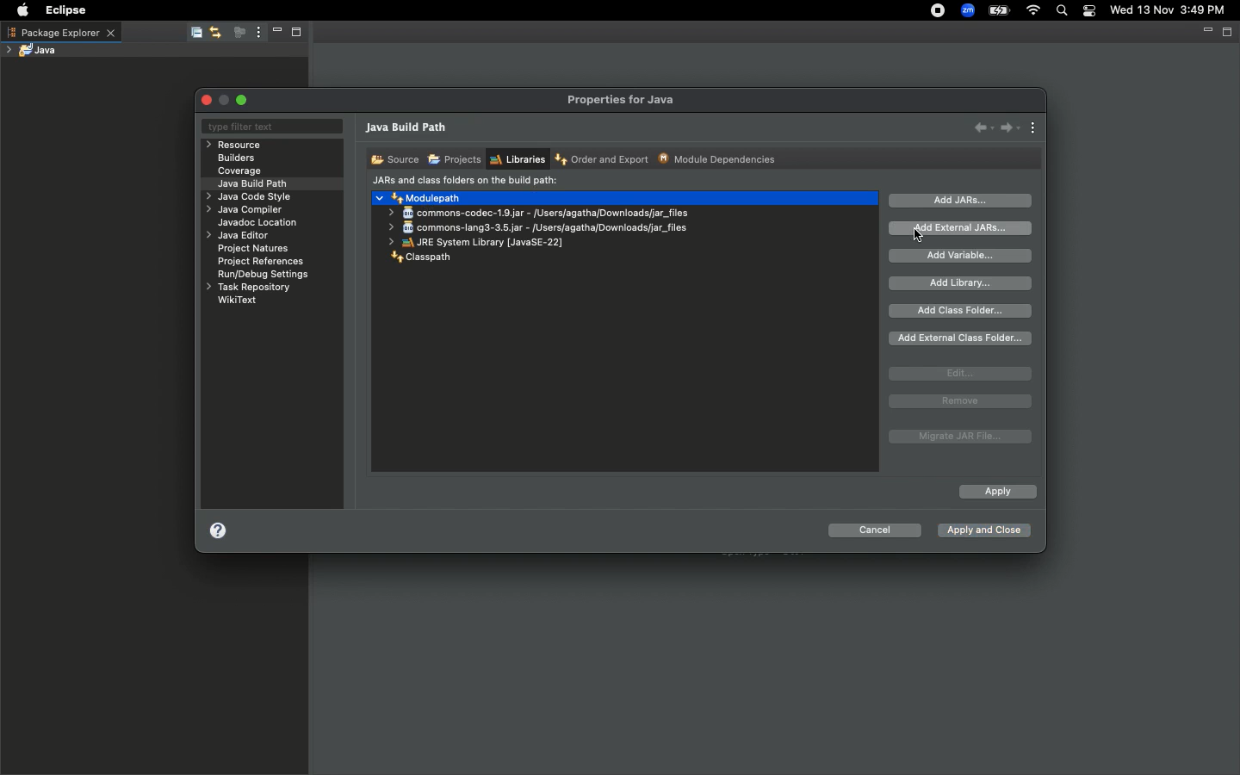 This screenshot has height=775, width=1240. What do you see at coordinates (420, 197) in the screenshot?
I see `Modulepath` at bounding box center [420, 197].